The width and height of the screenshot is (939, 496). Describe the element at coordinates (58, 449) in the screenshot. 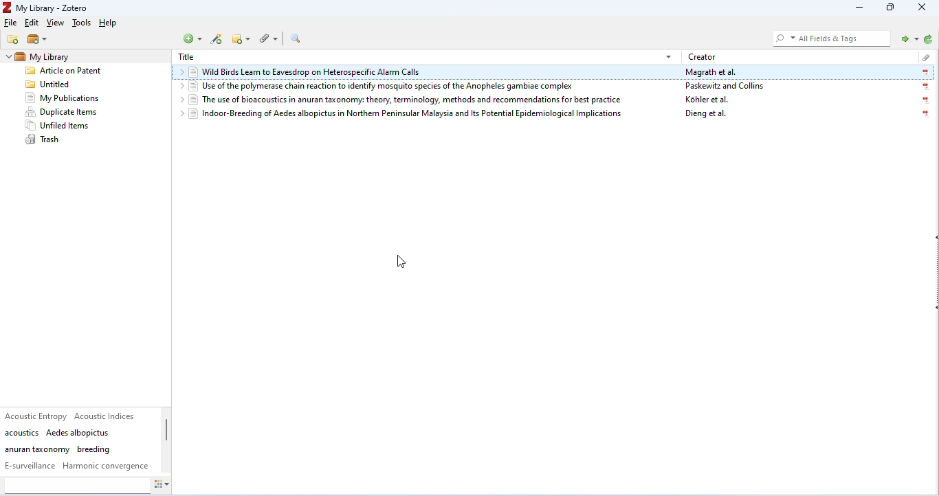

I see `anuran taxonomy Dreeding` at that location.